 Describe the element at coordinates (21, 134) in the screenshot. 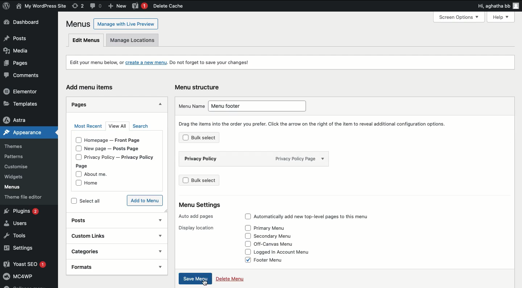

I see `Appearance` at that location.